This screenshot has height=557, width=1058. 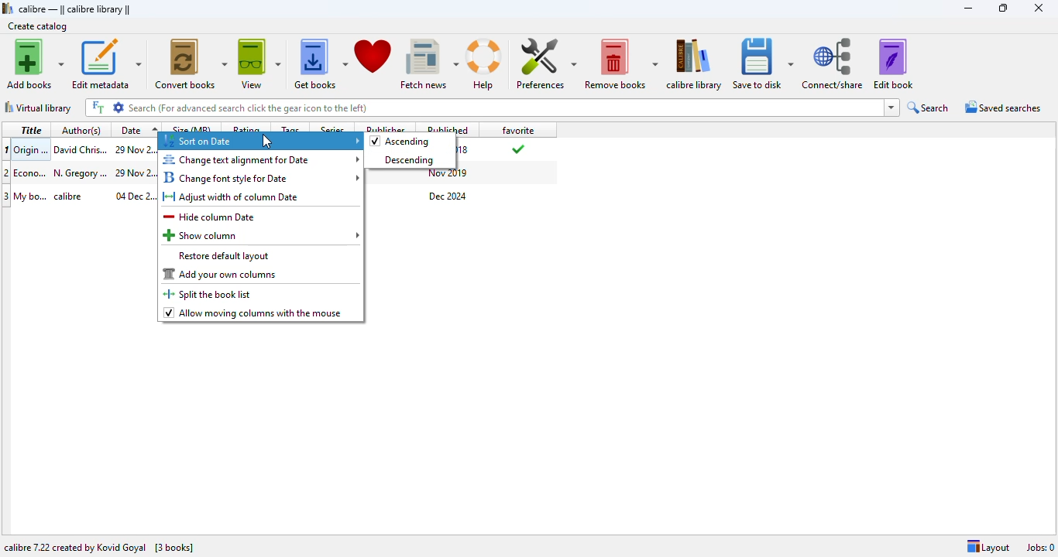 What do you see at coordinates (450, 128) in the screenshot?
I see `published` at bounding box center [450, 128].